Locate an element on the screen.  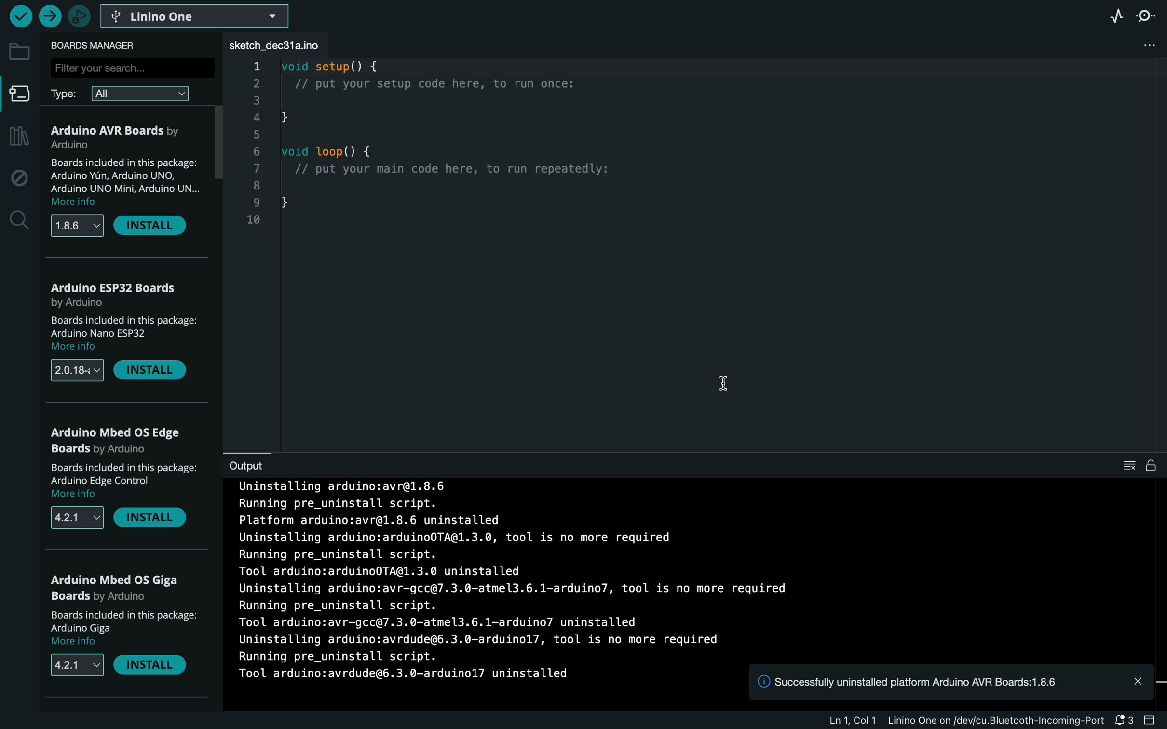
description is located at coordinates (127, 174).